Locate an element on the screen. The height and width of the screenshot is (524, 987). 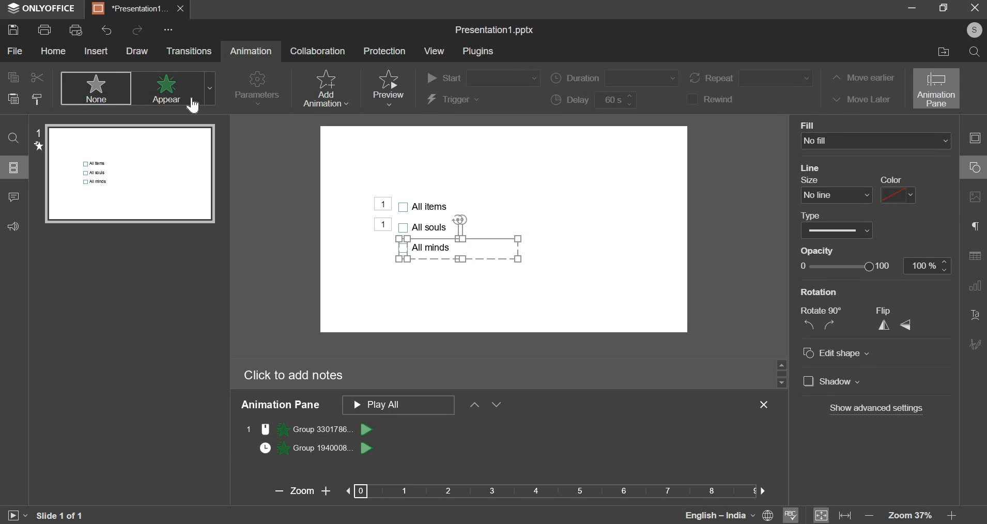
Shadow  is located at coordinates (839, 382).